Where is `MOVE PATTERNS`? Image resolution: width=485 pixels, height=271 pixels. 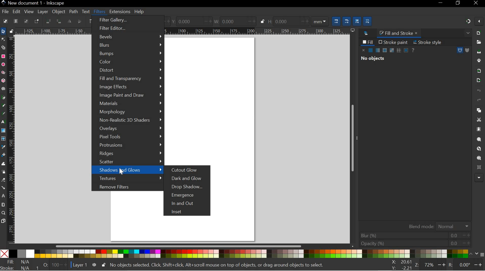 MOVE PATTERNS is located at coordinates (368, 20).